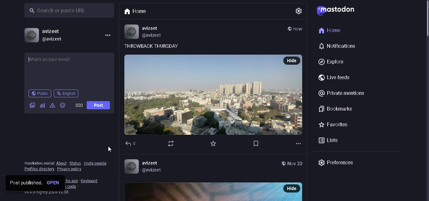 This screenshot has width=429, height=201. What do you see at coordinates (152, 162) in the screenshot?
I see `avizeet` at bounding box center [152, 162].